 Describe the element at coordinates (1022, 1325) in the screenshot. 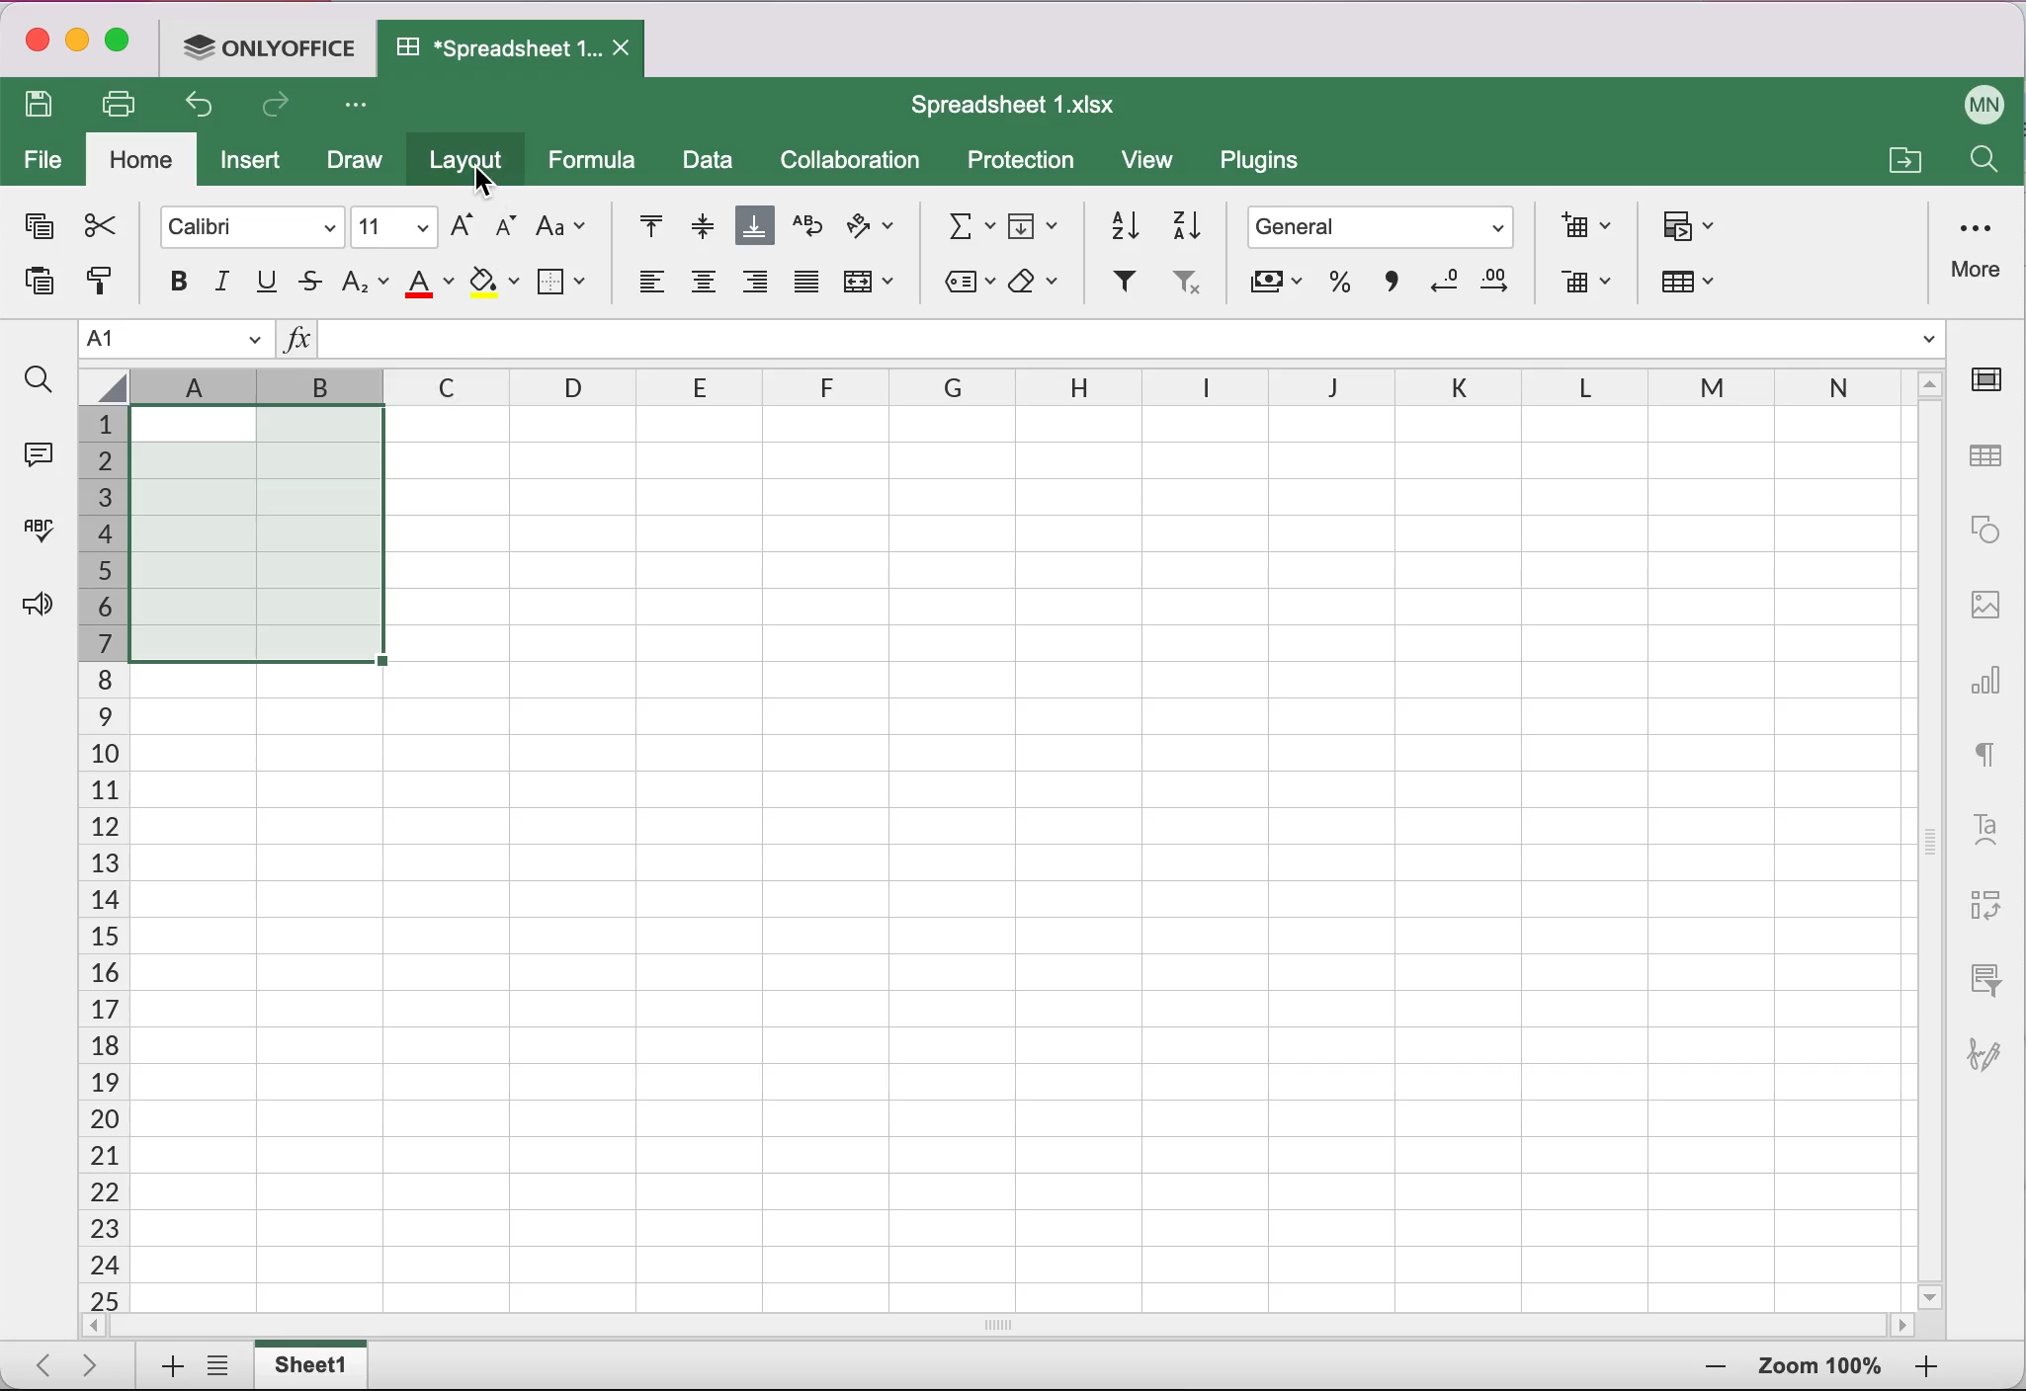

I see `horizontal slider` at that location.